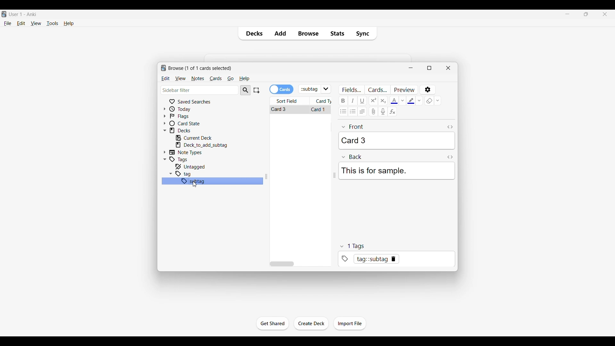  What do you see at coordinates (373, 101) in the screenshot?
I see `Superscript` at bounding box center [373, 101].